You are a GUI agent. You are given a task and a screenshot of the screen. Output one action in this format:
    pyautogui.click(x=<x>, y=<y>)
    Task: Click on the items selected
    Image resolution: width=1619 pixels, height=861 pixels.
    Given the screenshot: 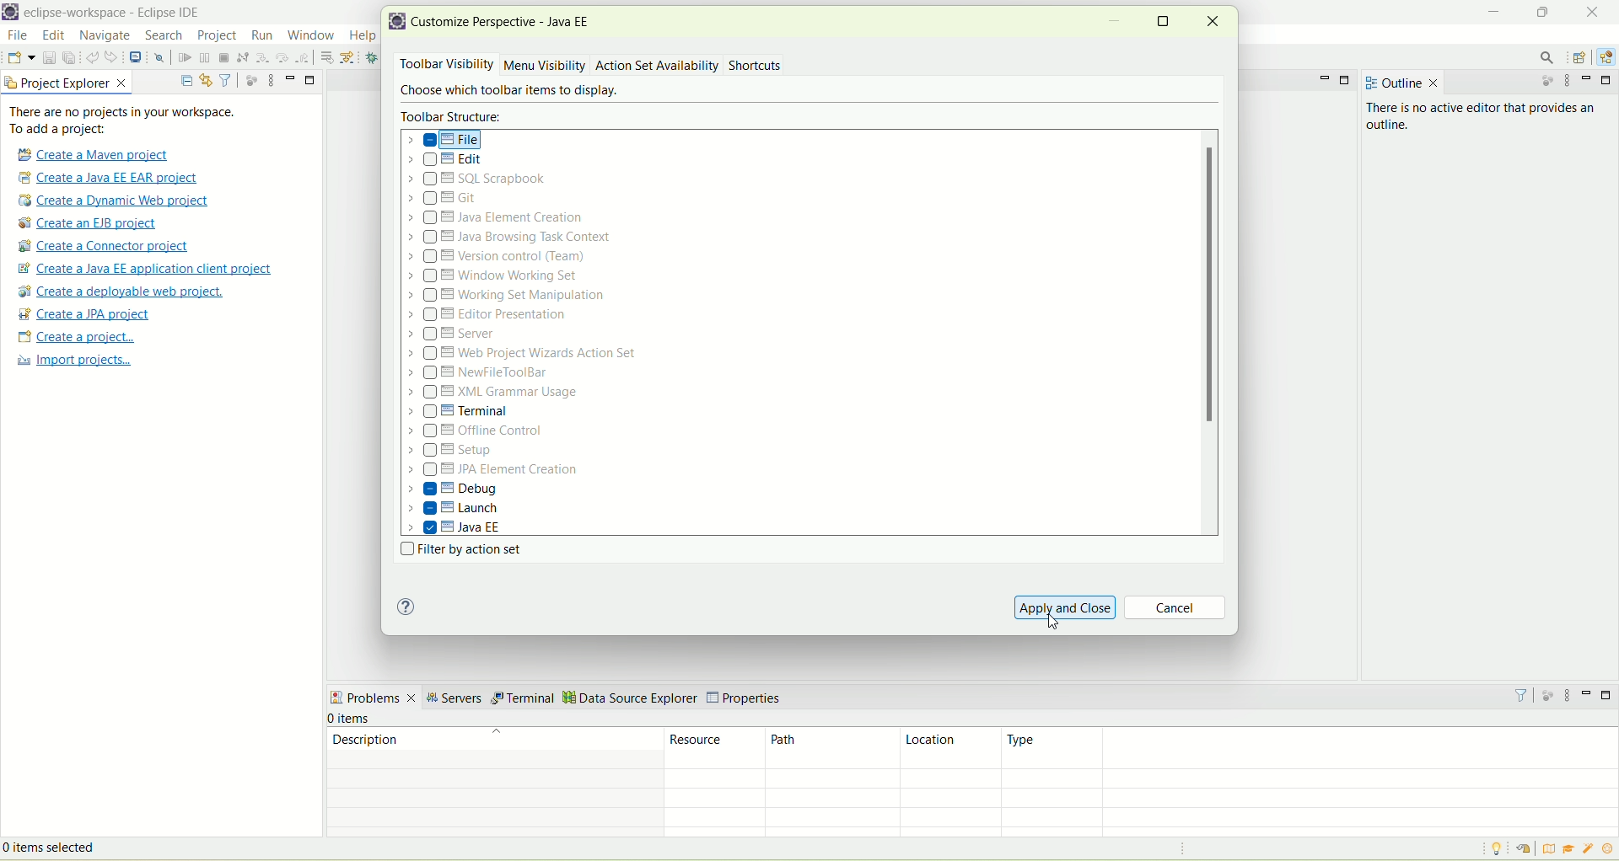 What is the action you would take?
    pyautogui.click(x=75, y=846)
    